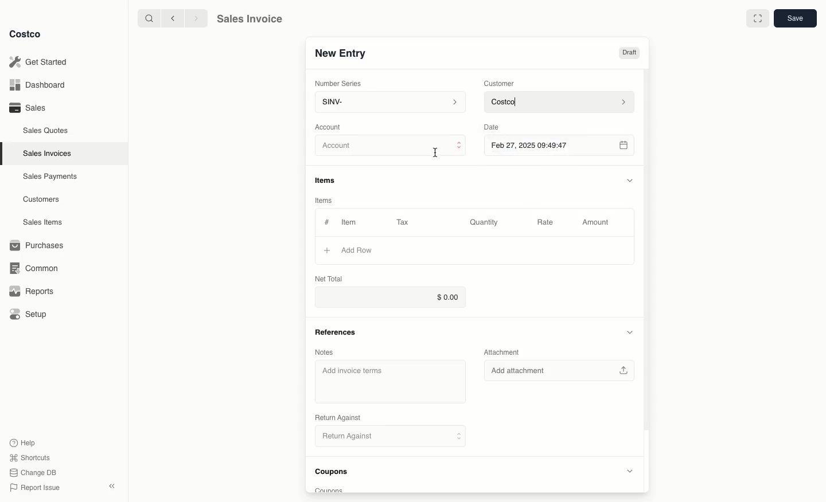  Describe the element at coordinates (501, 125) in the screenshot. I see `Date` at that location.